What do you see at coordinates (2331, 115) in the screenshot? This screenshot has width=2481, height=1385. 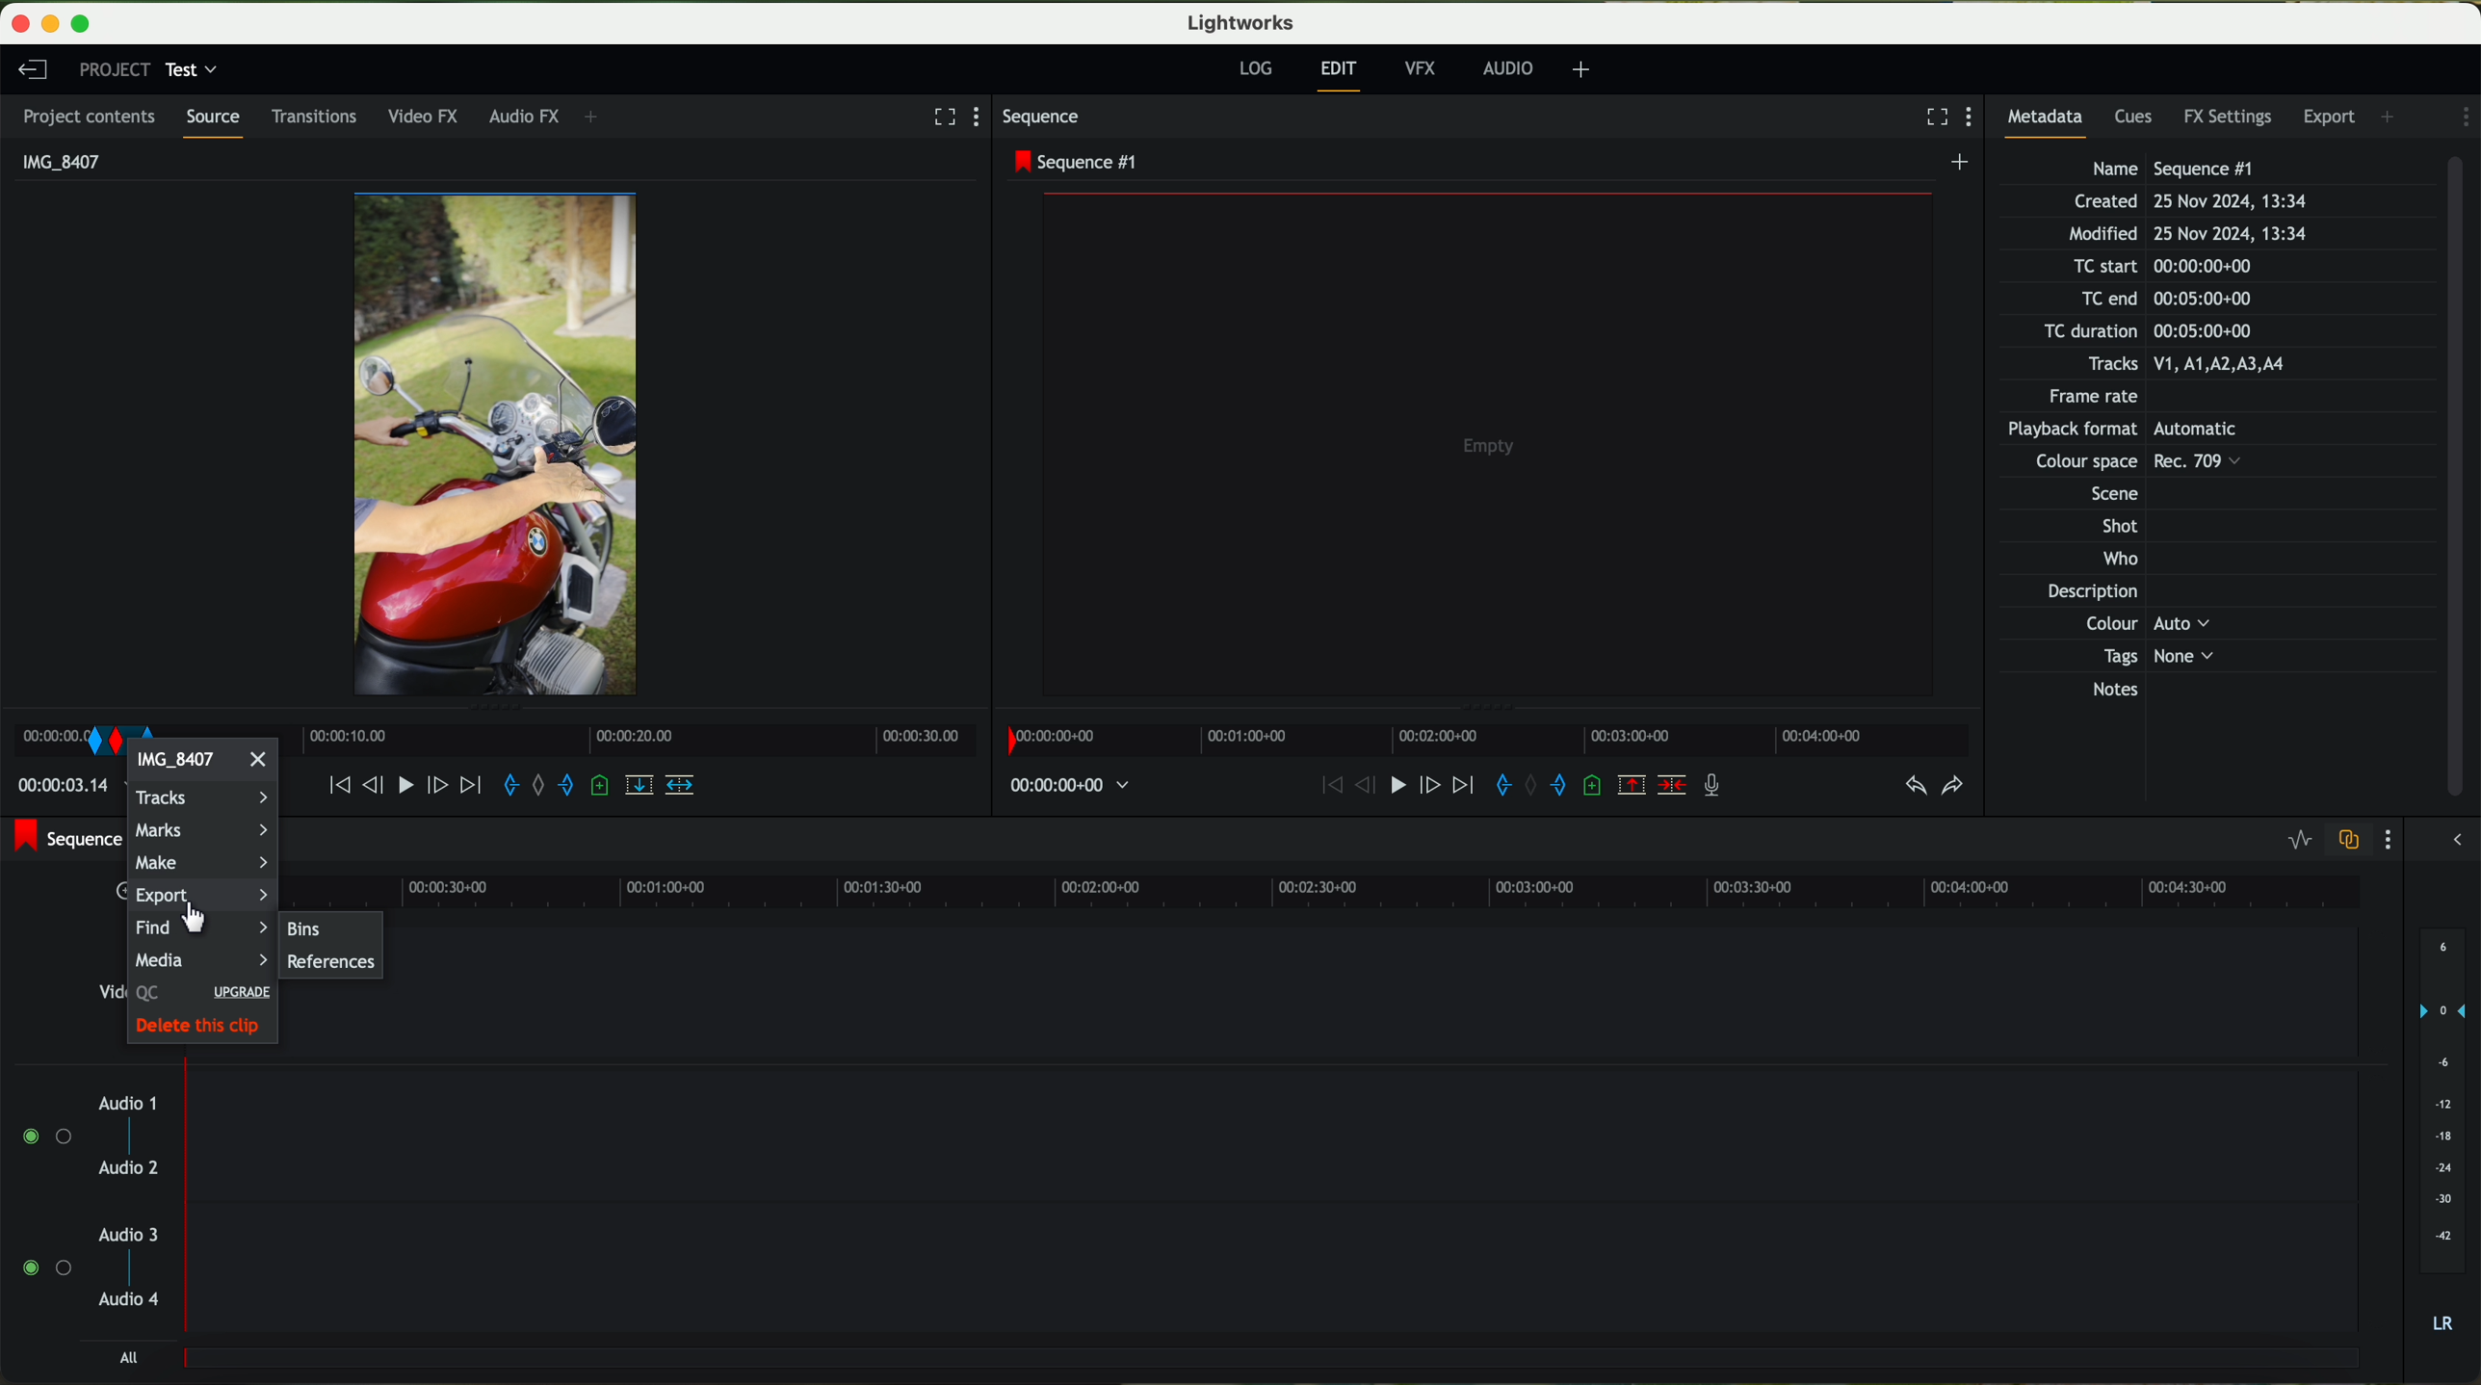 I see `export` at bounding box center [2331, 115].